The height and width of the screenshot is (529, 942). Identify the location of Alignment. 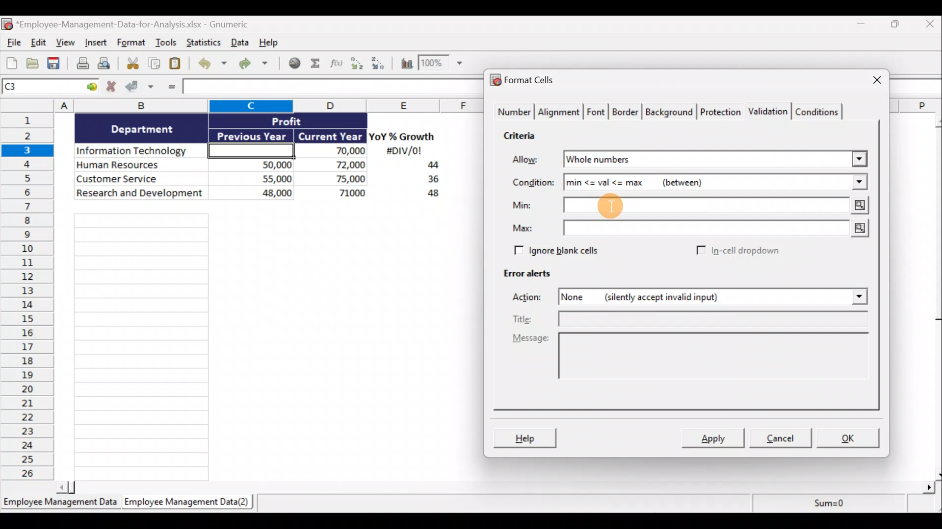
(560, 112).